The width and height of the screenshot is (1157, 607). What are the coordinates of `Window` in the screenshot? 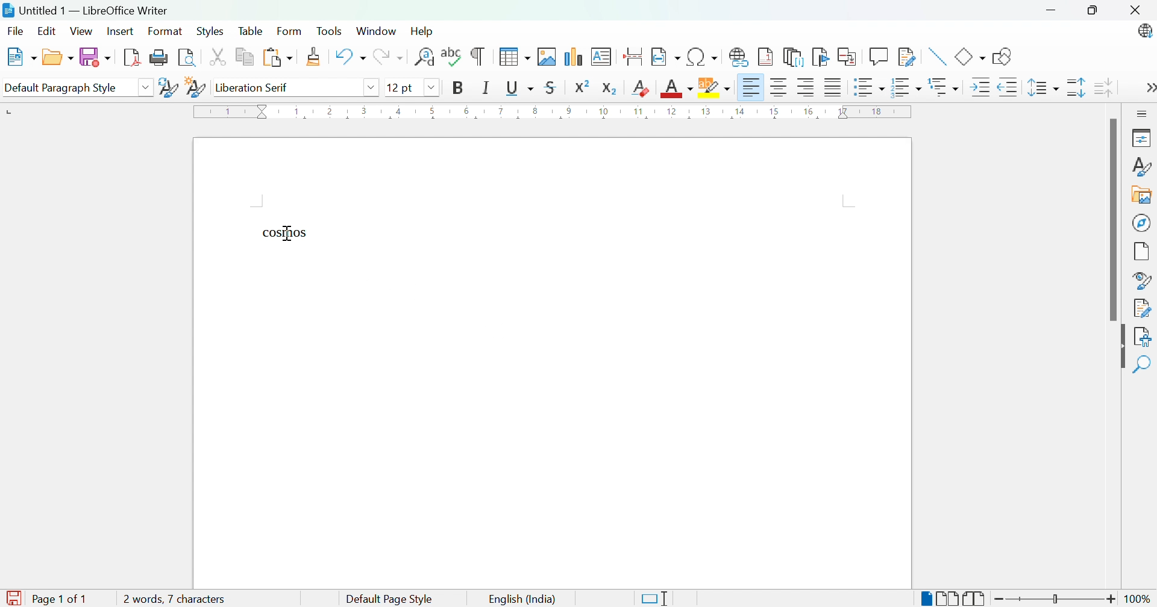 It's located at (377, 31).